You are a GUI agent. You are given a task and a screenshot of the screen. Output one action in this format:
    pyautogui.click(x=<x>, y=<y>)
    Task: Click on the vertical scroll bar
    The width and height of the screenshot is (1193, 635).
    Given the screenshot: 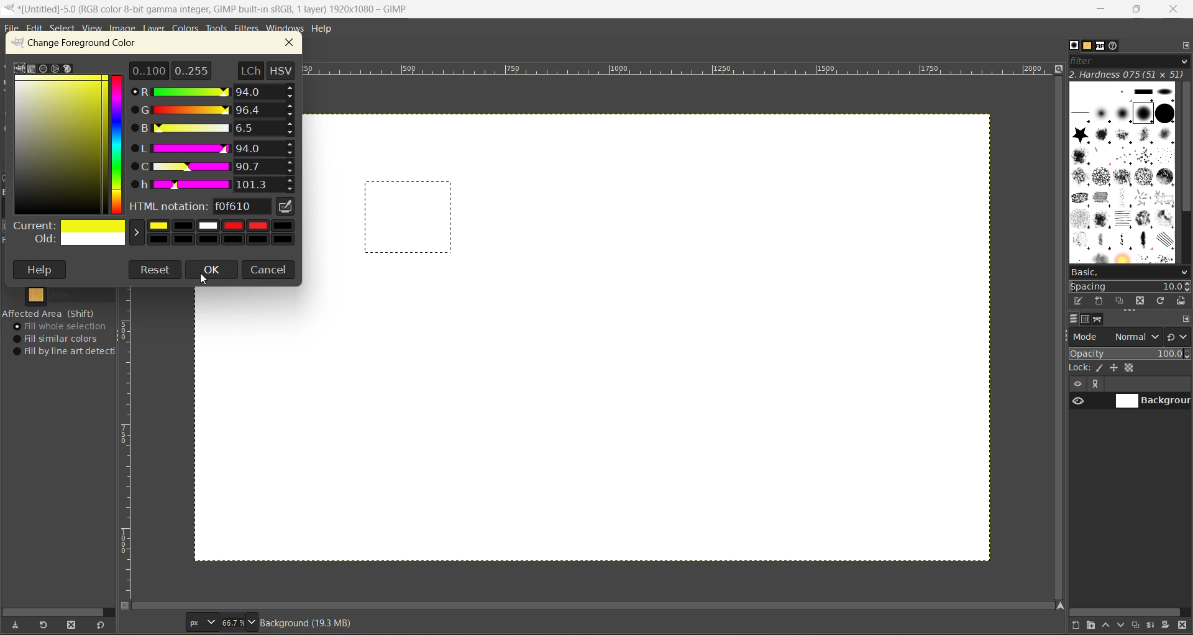 What is the action you would take?
    pyautogui.click(x=1057, y=339)
    